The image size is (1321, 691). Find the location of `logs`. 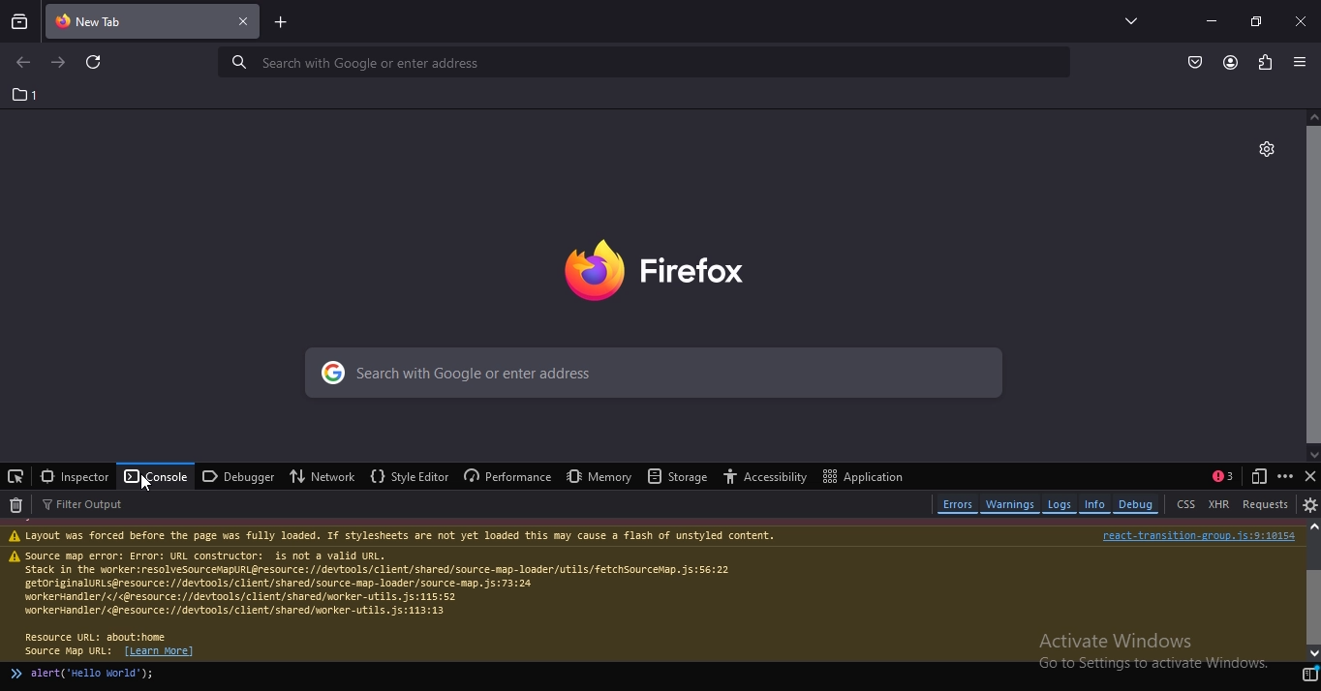

logs is located at coordinates (1060, 504).